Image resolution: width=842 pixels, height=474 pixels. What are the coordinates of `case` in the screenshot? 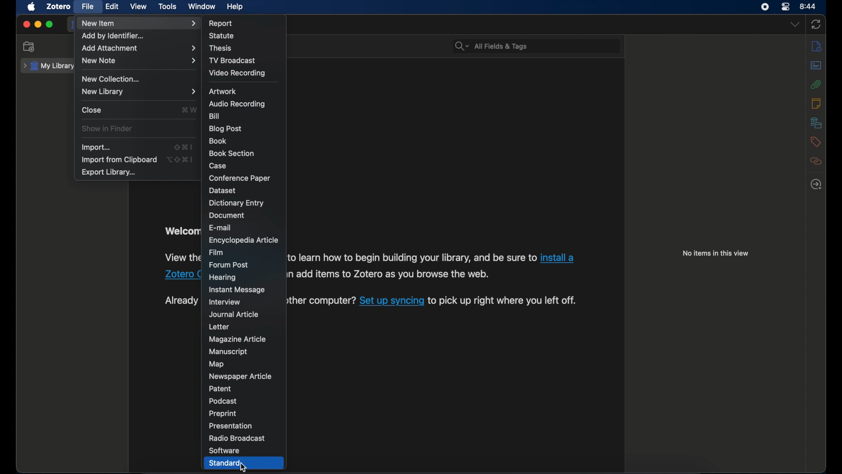 It's located at (219, 165).